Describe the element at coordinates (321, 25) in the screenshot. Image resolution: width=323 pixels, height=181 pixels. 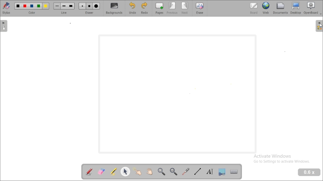
I see `cursor` at that location.